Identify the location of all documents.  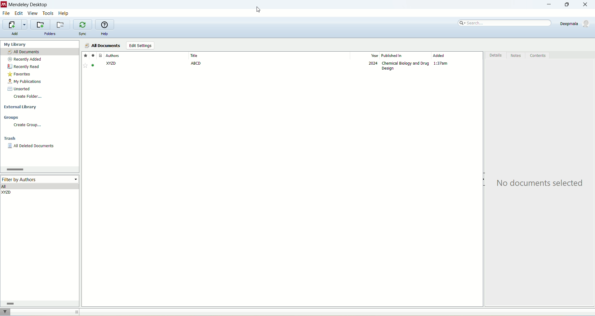
(40, 52).